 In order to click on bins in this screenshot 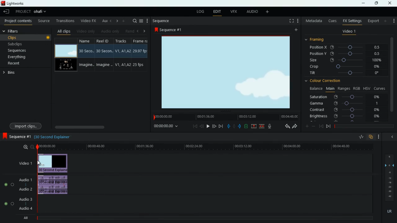, I will do `click(11, 73)`.